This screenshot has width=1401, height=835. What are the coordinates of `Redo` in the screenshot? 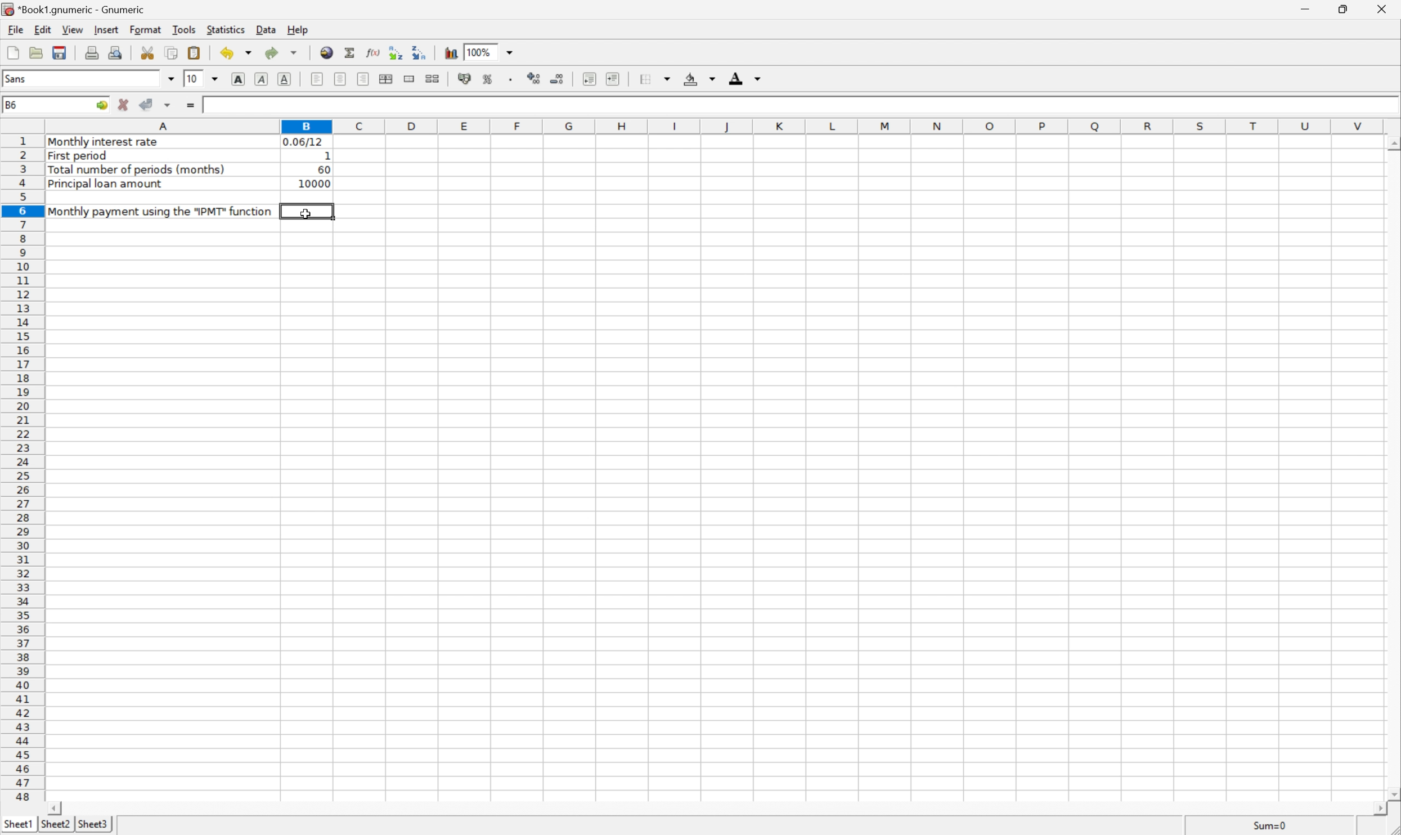 It's located at (282, 51).